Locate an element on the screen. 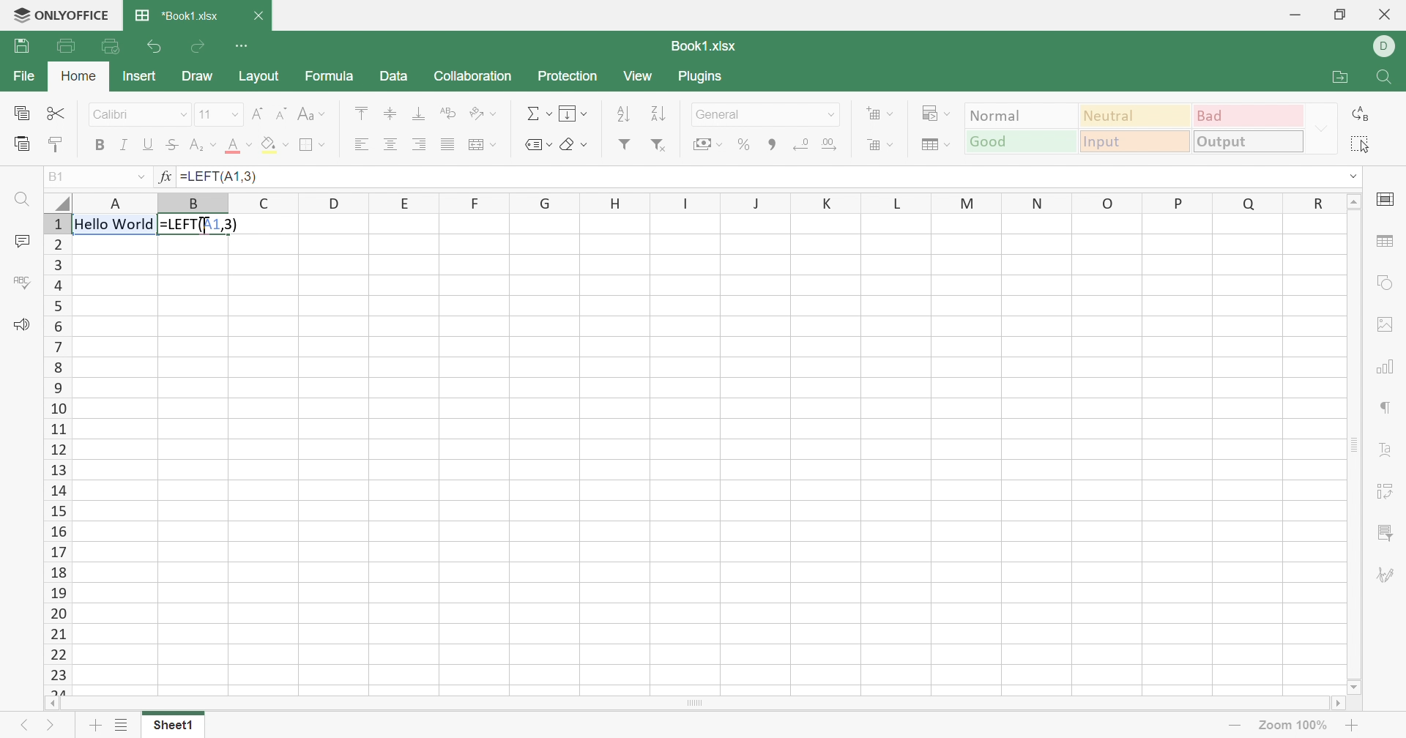  Home is located at coordinates (78, 75).